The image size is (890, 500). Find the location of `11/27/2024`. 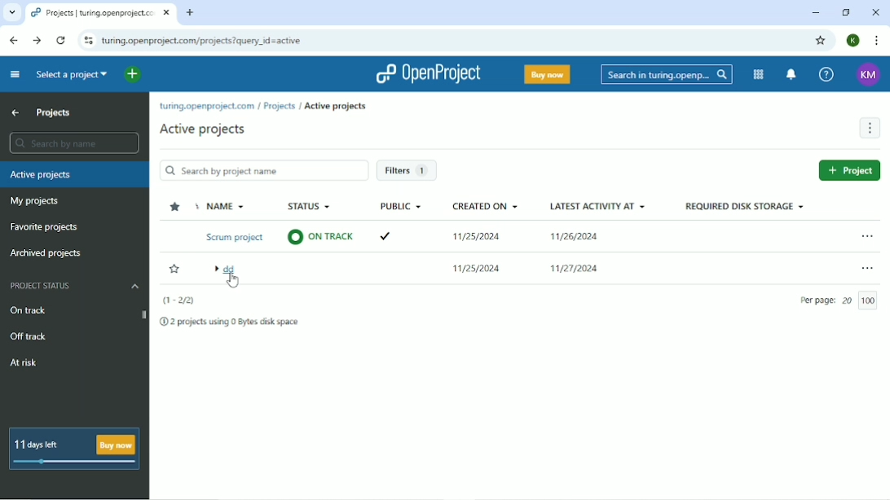

11/27/2024 is located at coordinates (585, 273).